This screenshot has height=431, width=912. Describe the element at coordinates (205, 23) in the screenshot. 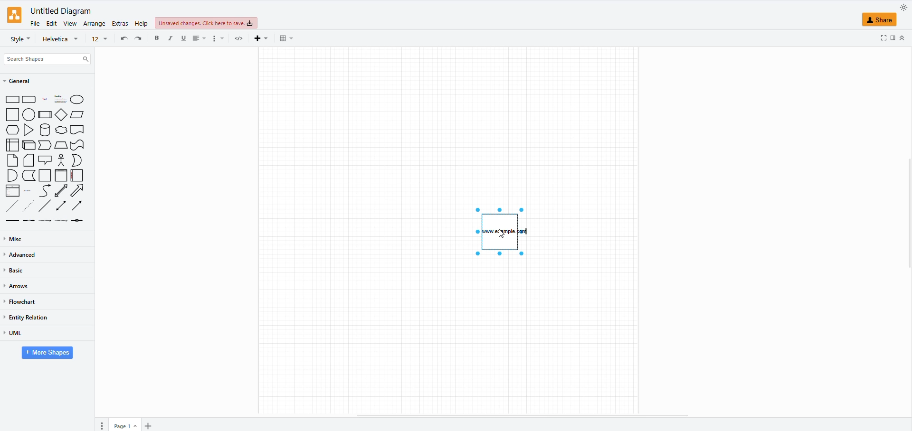

I see `unsaved changes` at that location.